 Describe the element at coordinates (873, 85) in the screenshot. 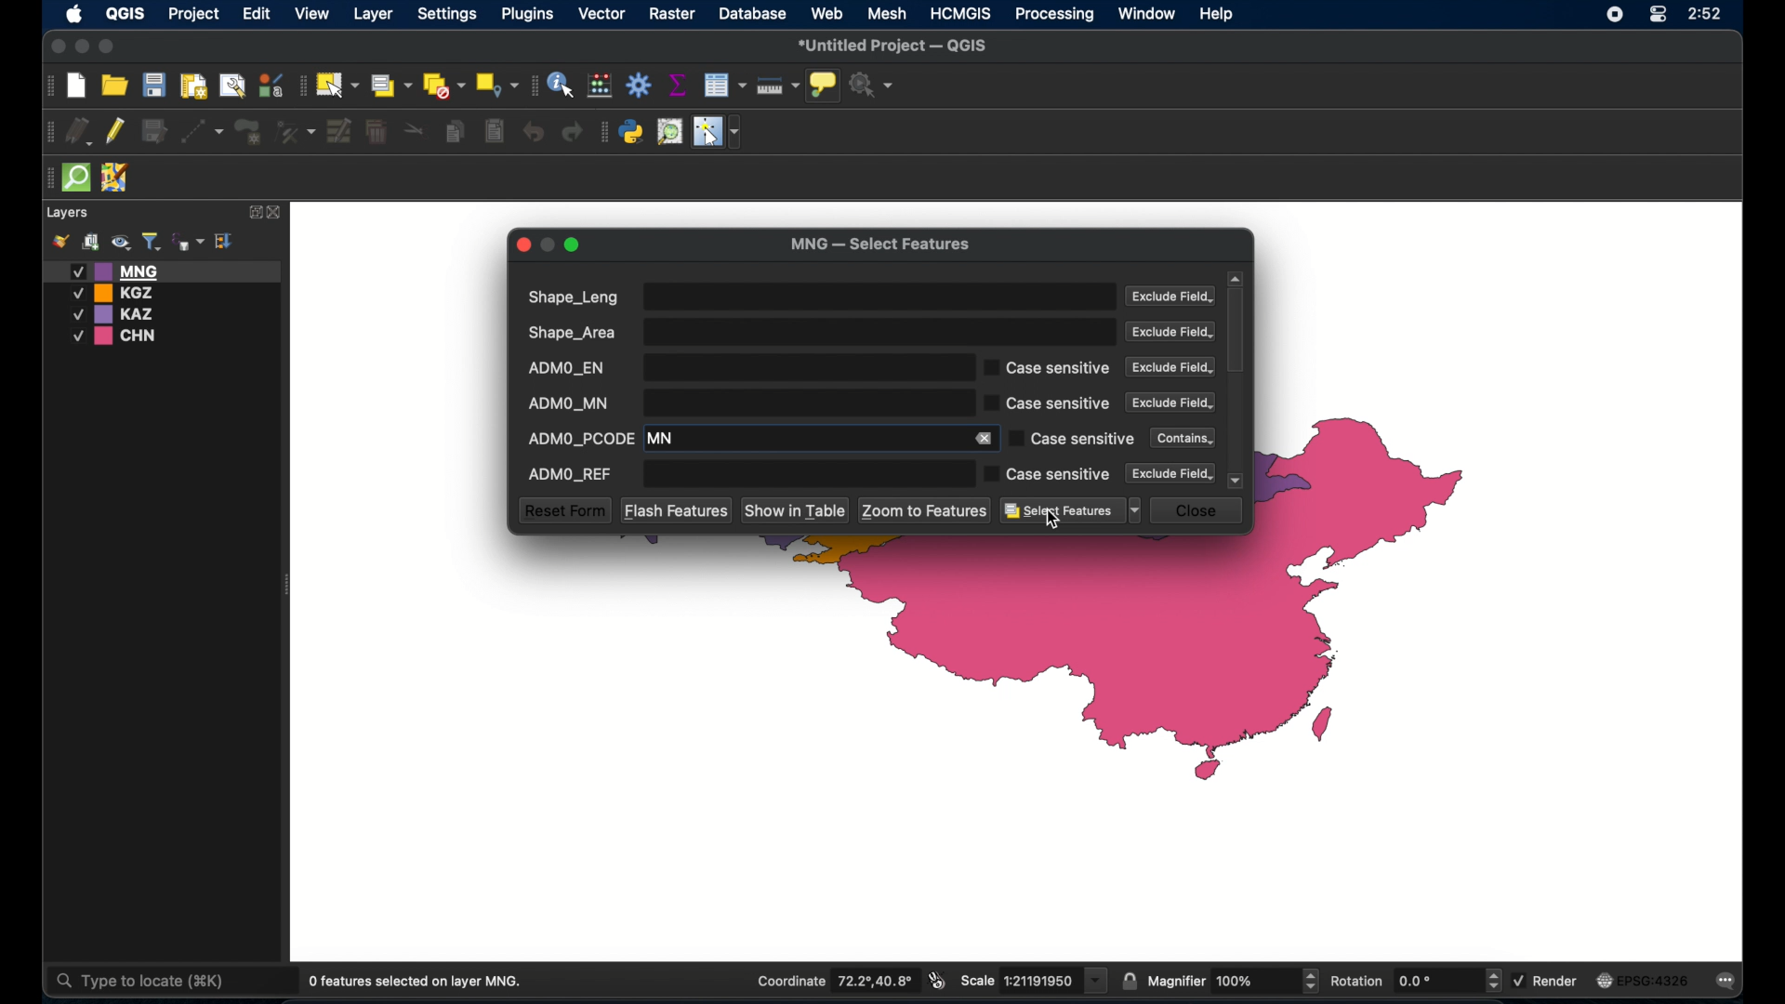

I see `no action selected ` at that location.